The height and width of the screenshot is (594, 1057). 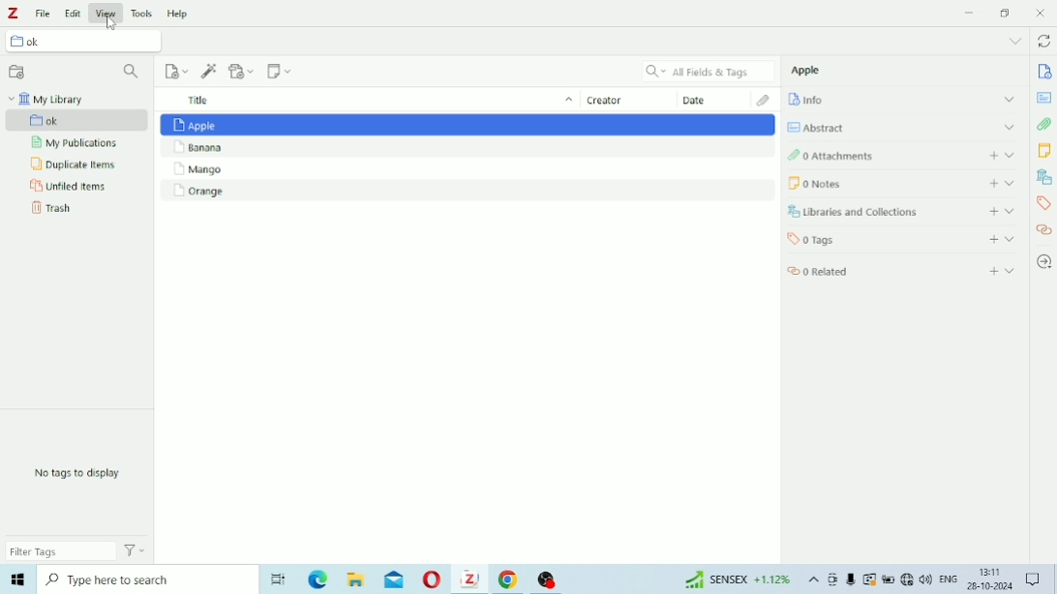 What do you see at coordinates (355, 581) in the screenshot?
I see `Documents Explorer` at bounding box center [355, 581].